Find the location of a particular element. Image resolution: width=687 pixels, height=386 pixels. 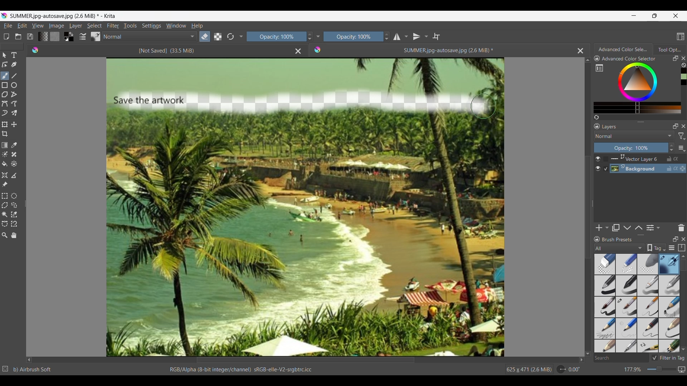

[Not Saved] (33.5 MiB) is located at coordinates (166, 51).